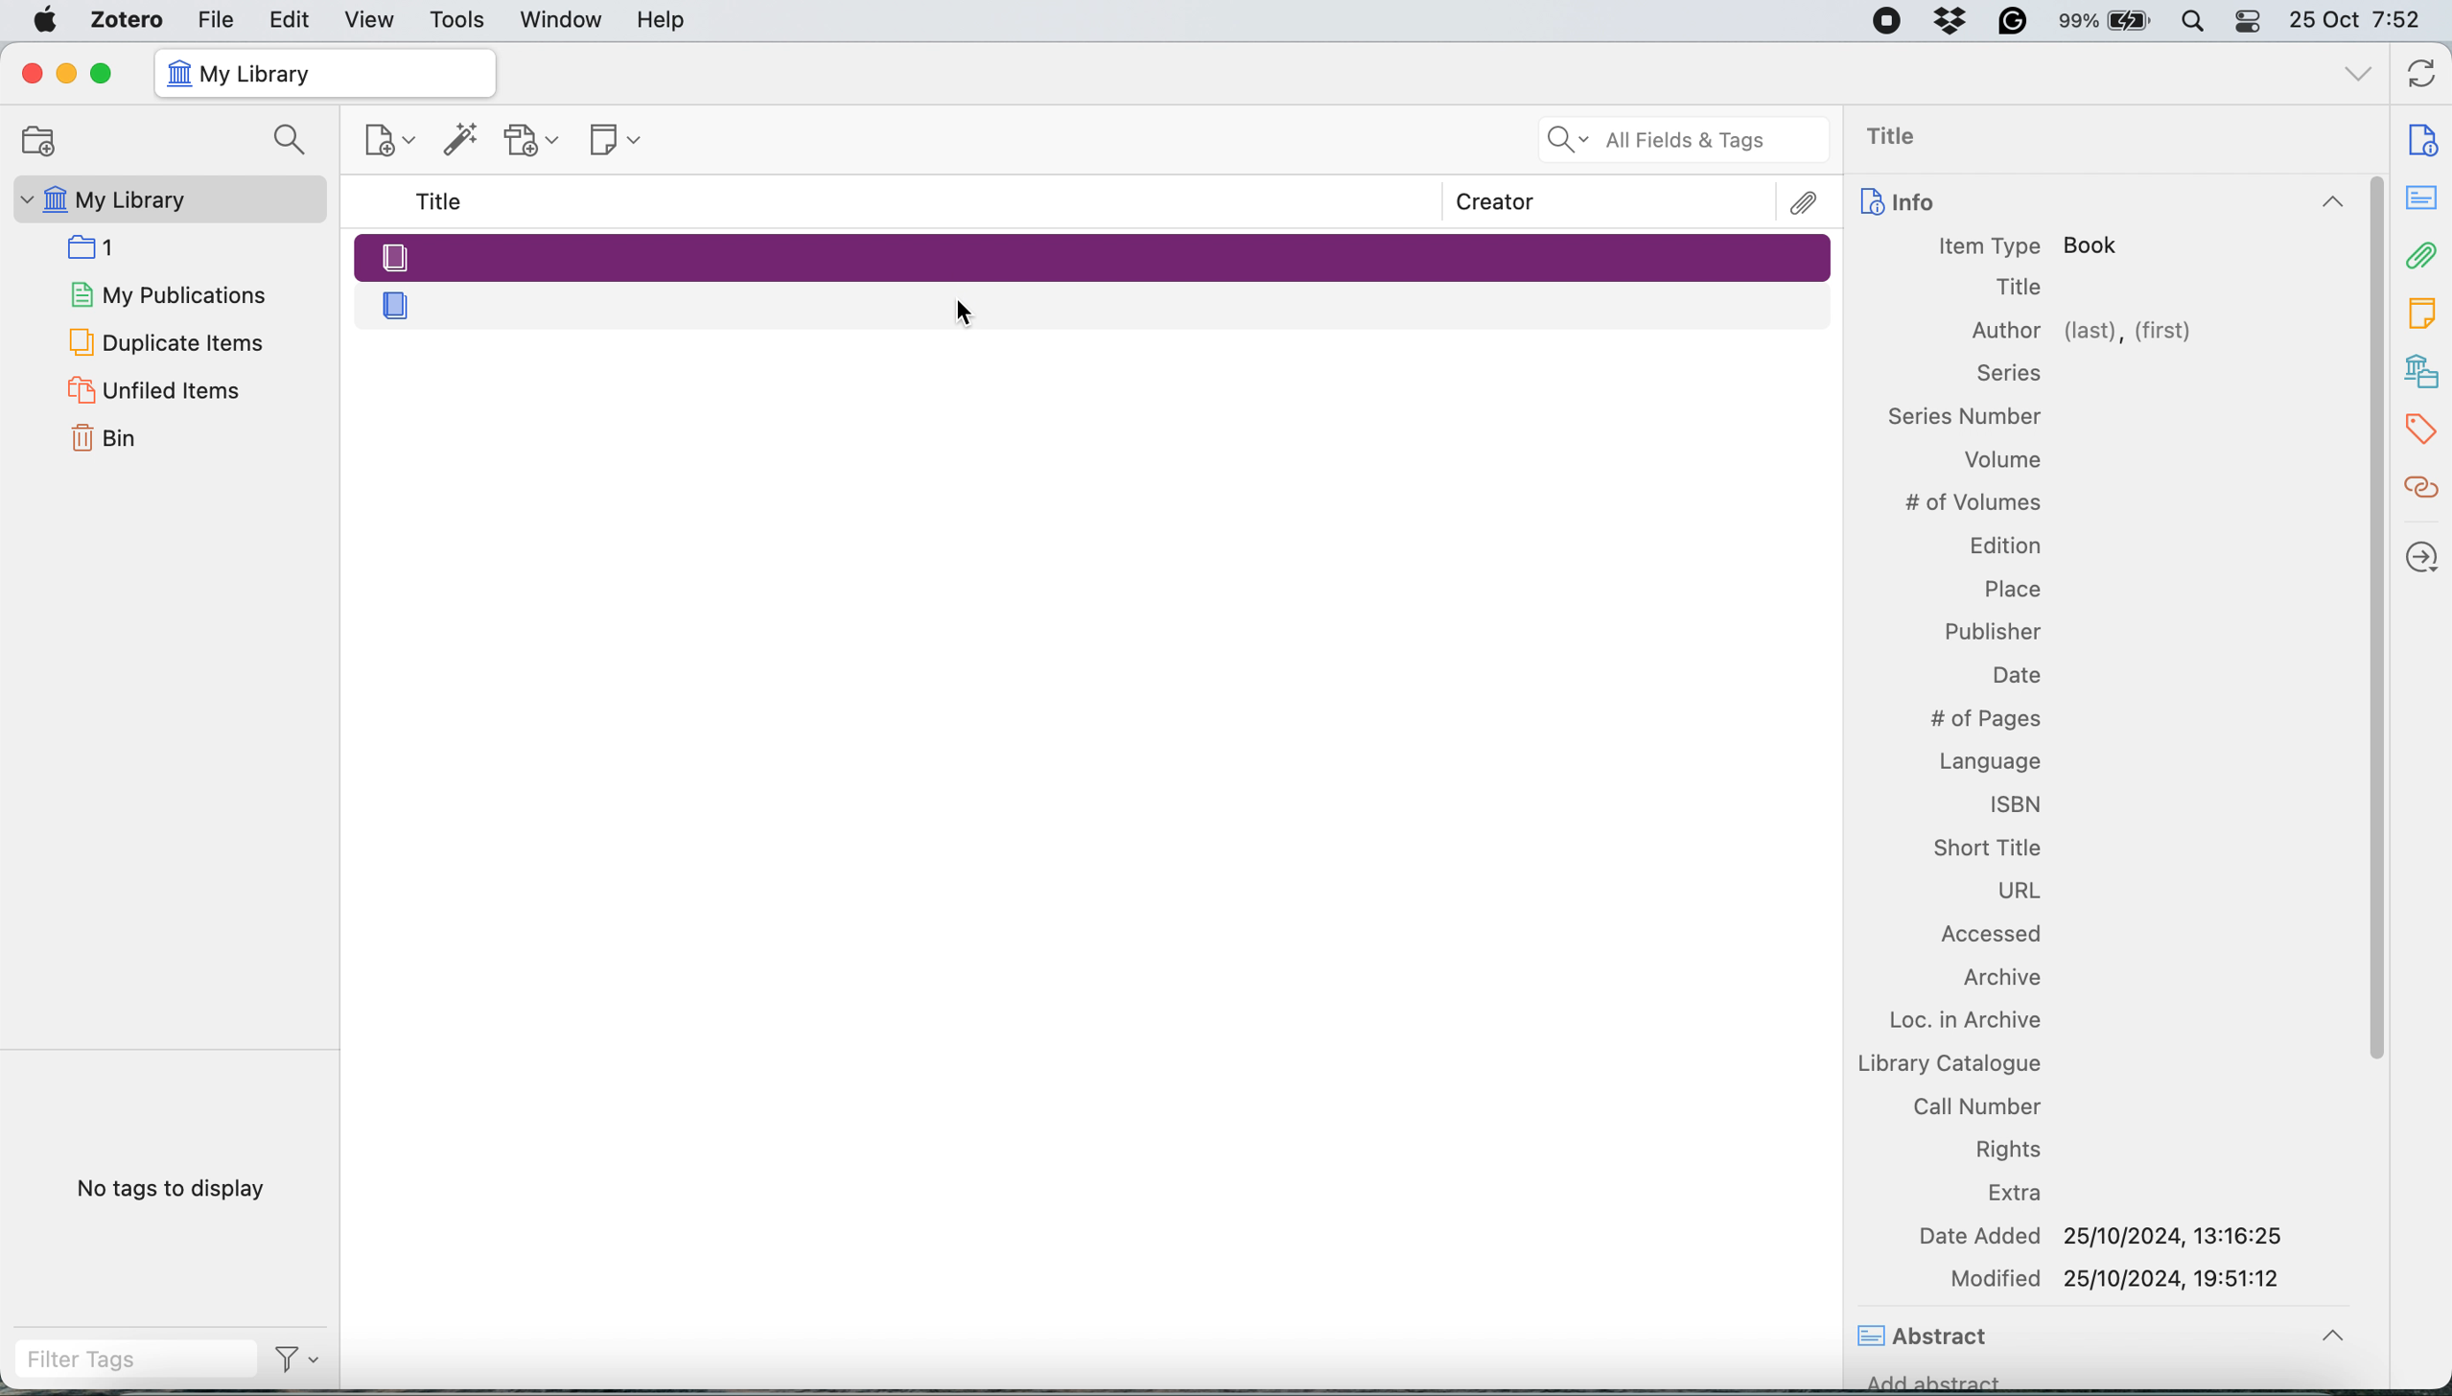  I want to click on Scroll Bar, so click(2372, 733).